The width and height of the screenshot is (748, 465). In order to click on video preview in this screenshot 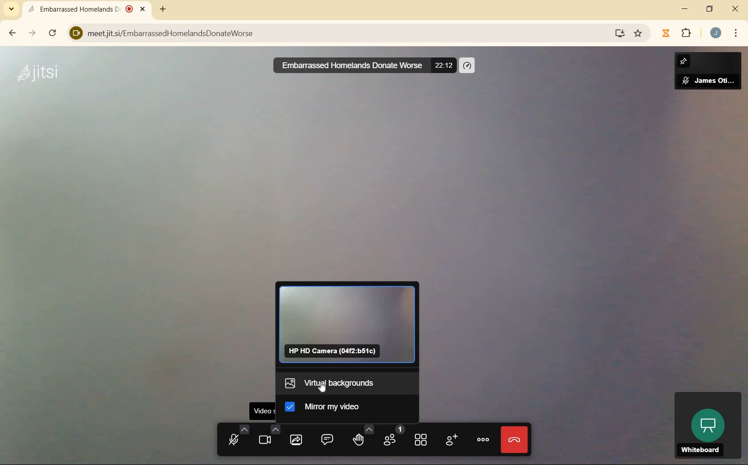, I will do `click(349, 324)`.